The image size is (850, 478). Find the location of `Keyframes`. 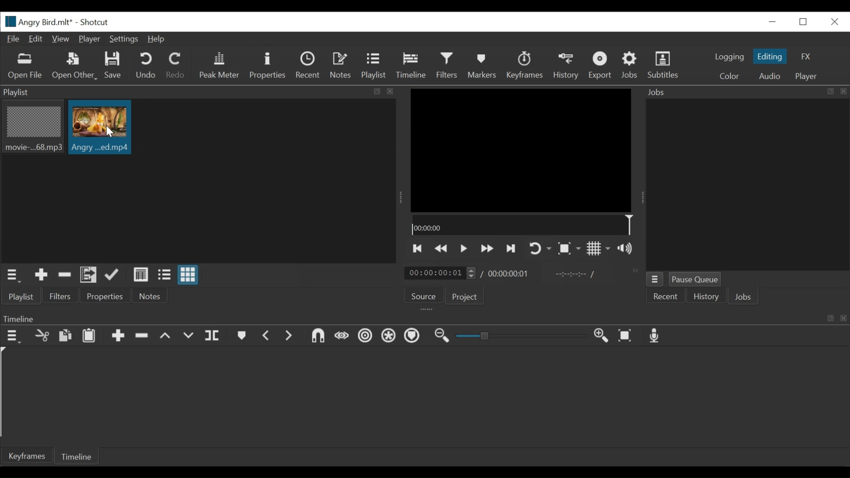

Keyframes is located at coordinates (525, 66).